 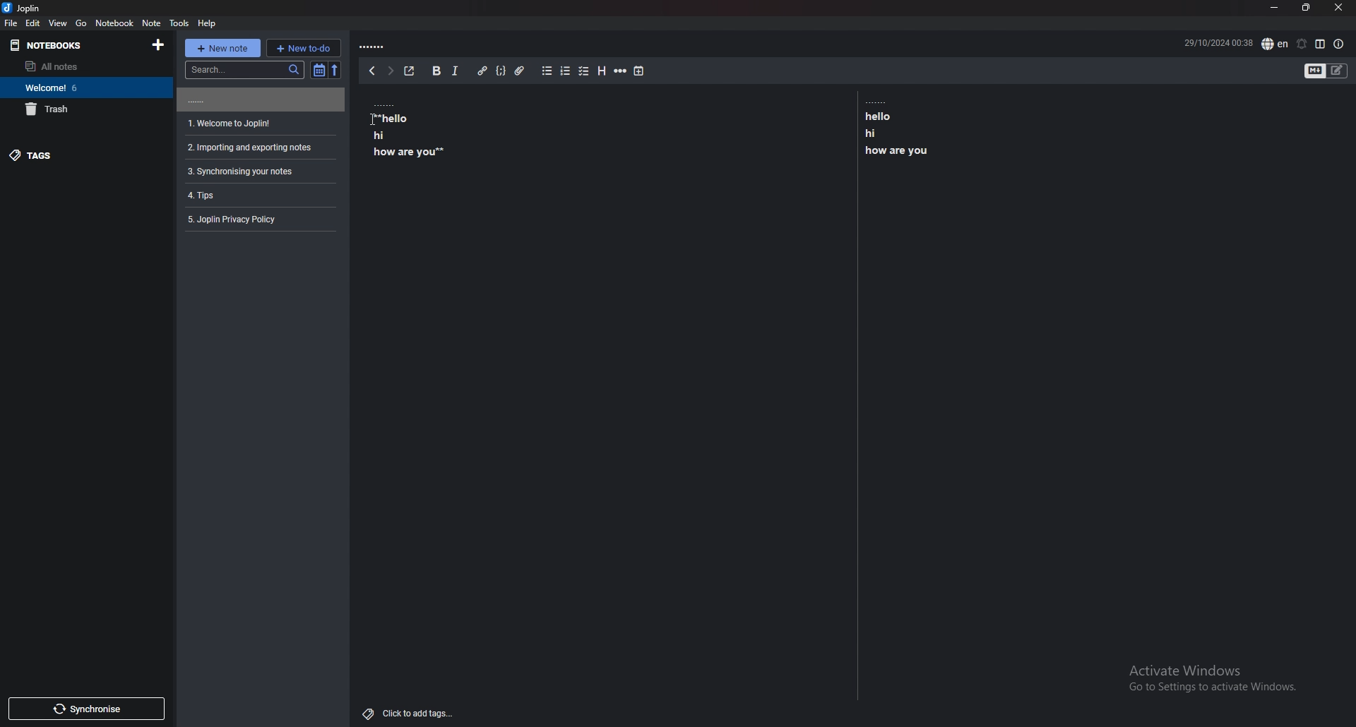 I want to click on notebook, so click(x=116, y=23).